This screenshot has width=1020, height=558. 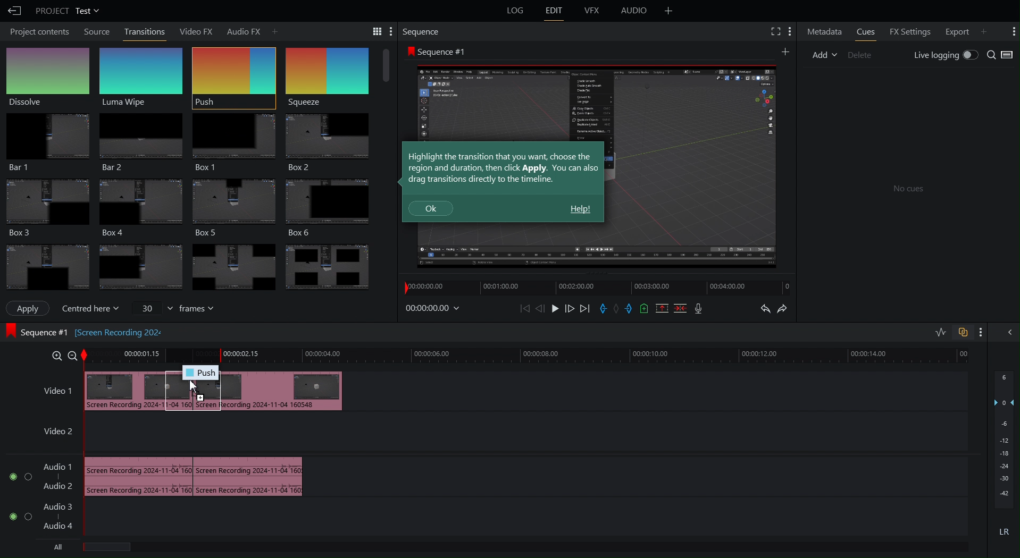 What do you see at coordinates (325, 78) in the screenshot?
I see `Squeeze` at bounding box center [325, 78].